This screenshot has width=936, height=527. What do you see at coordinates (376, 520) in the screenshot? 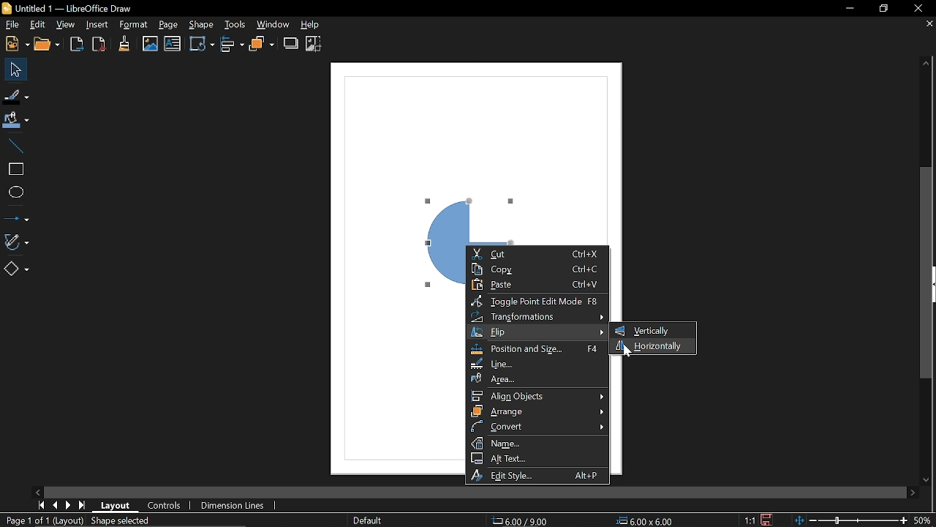
I see `SLide master name` at bounding box center [376, 520].